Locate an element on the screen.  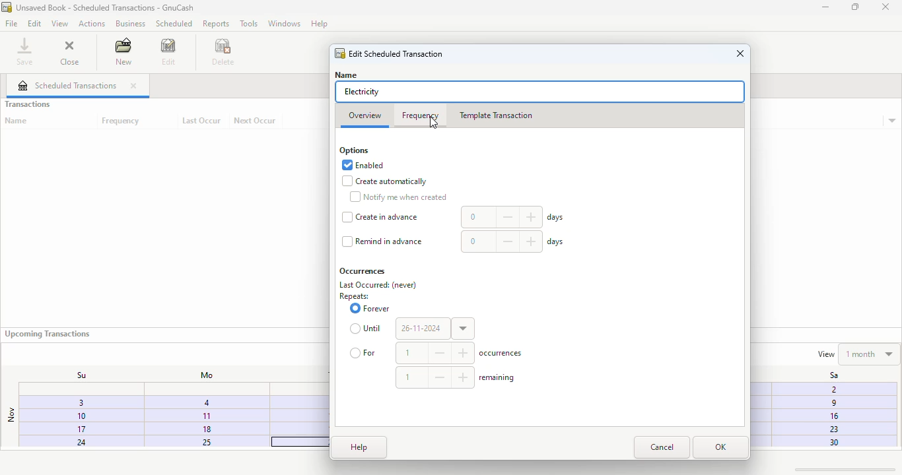
windows is located at coordinates (284, 23).